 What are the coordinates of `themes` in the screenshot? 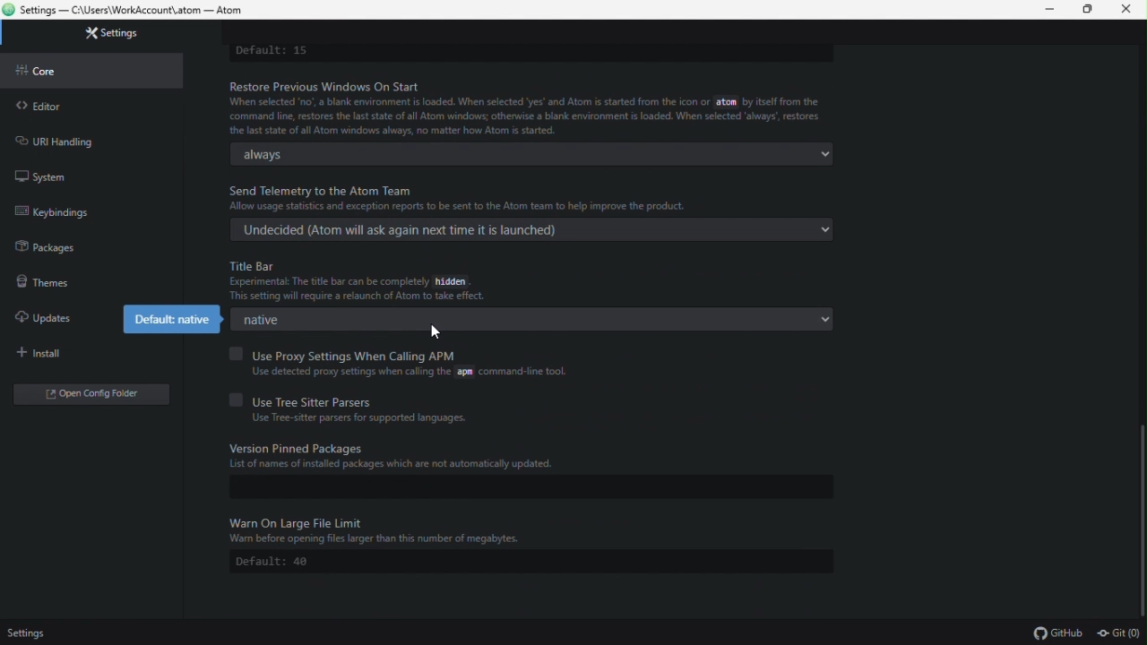 It's located at (90, 279).